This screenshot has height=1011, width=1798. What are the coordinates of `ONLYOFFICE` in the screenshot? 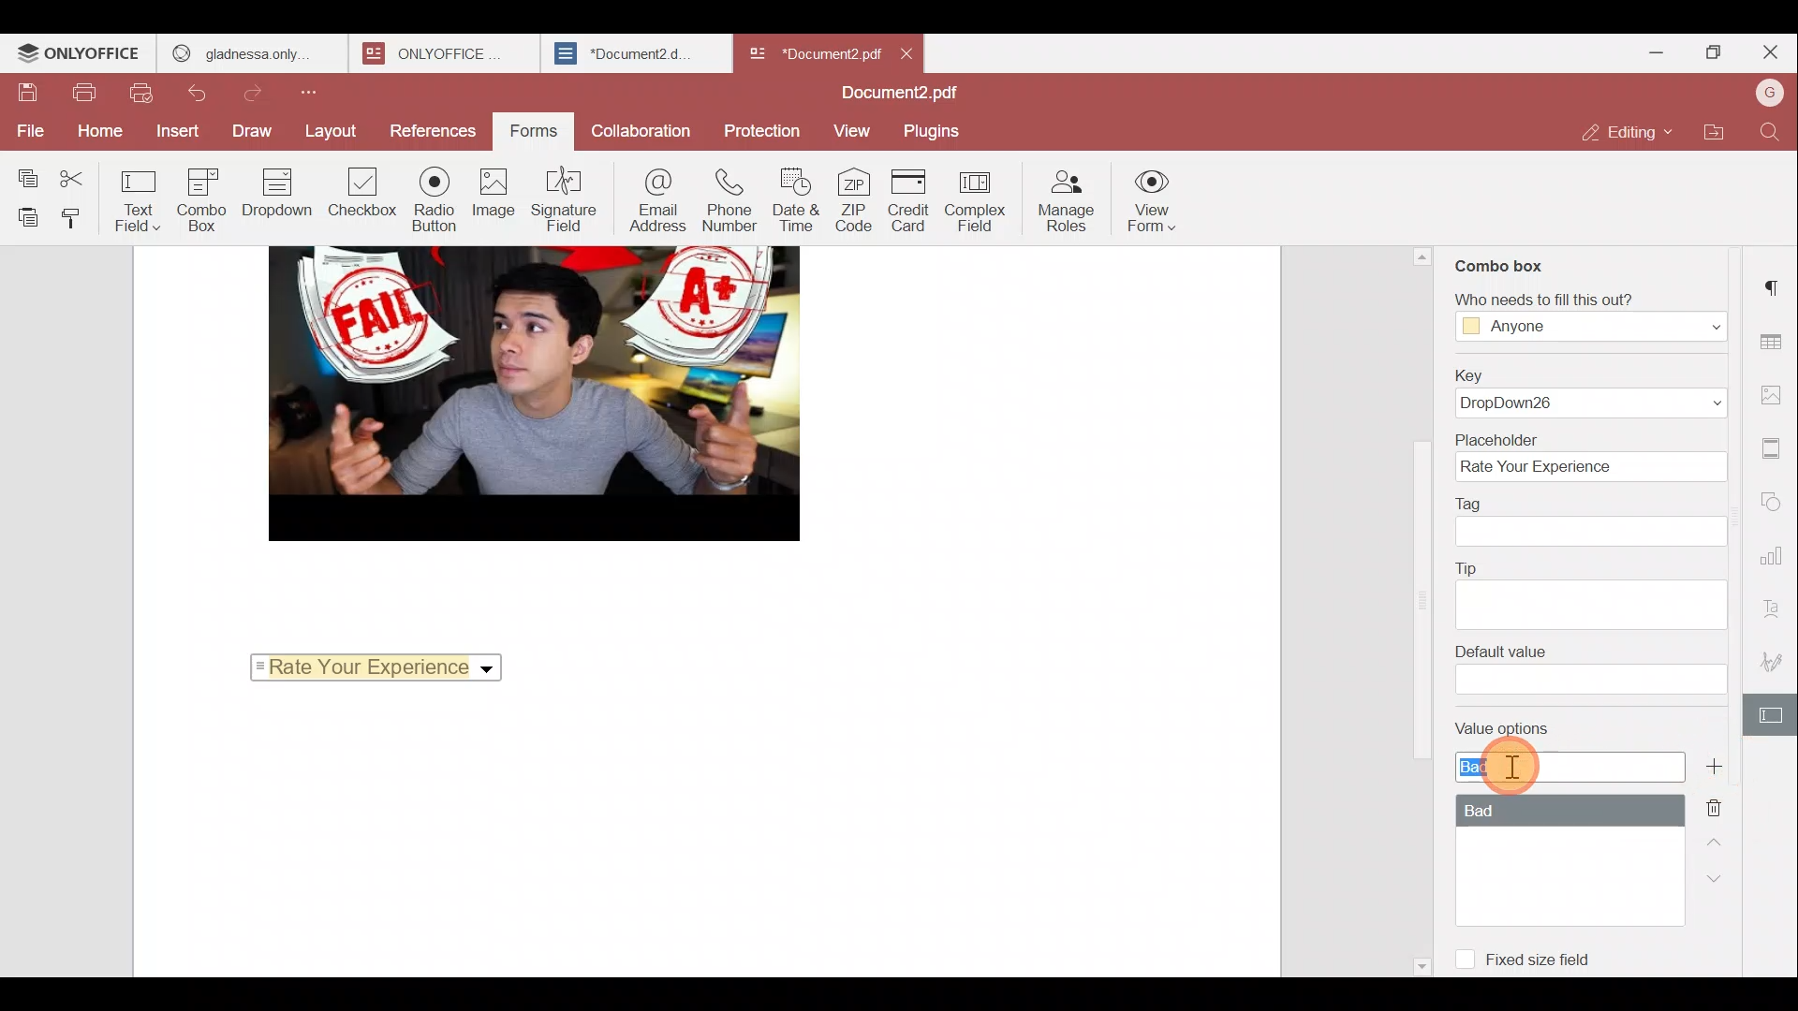 It's located at (432, 53).